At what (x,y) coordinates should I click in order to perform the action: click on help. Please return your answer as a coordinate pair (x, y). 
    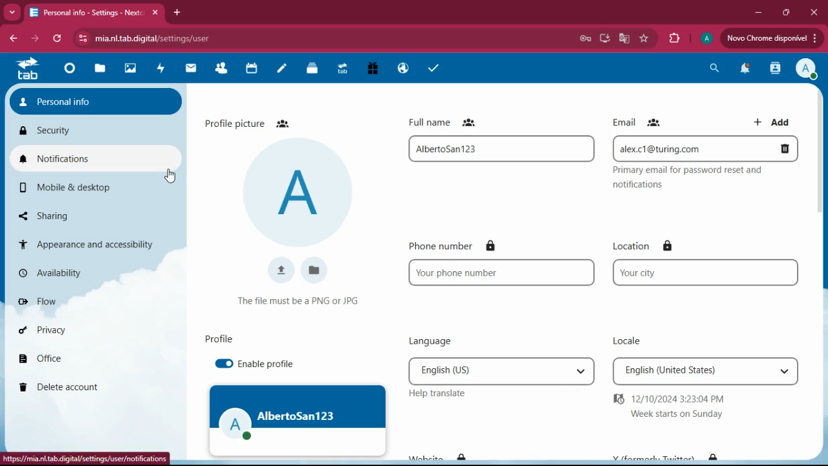
    Looking at the image, I should click on (435, 394).